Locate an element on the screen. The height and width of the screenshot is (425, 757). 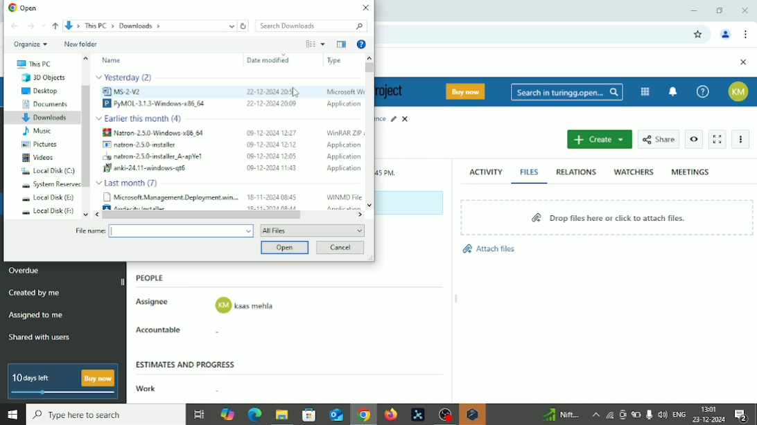
3D Objects is located at coordinates (45, 78).